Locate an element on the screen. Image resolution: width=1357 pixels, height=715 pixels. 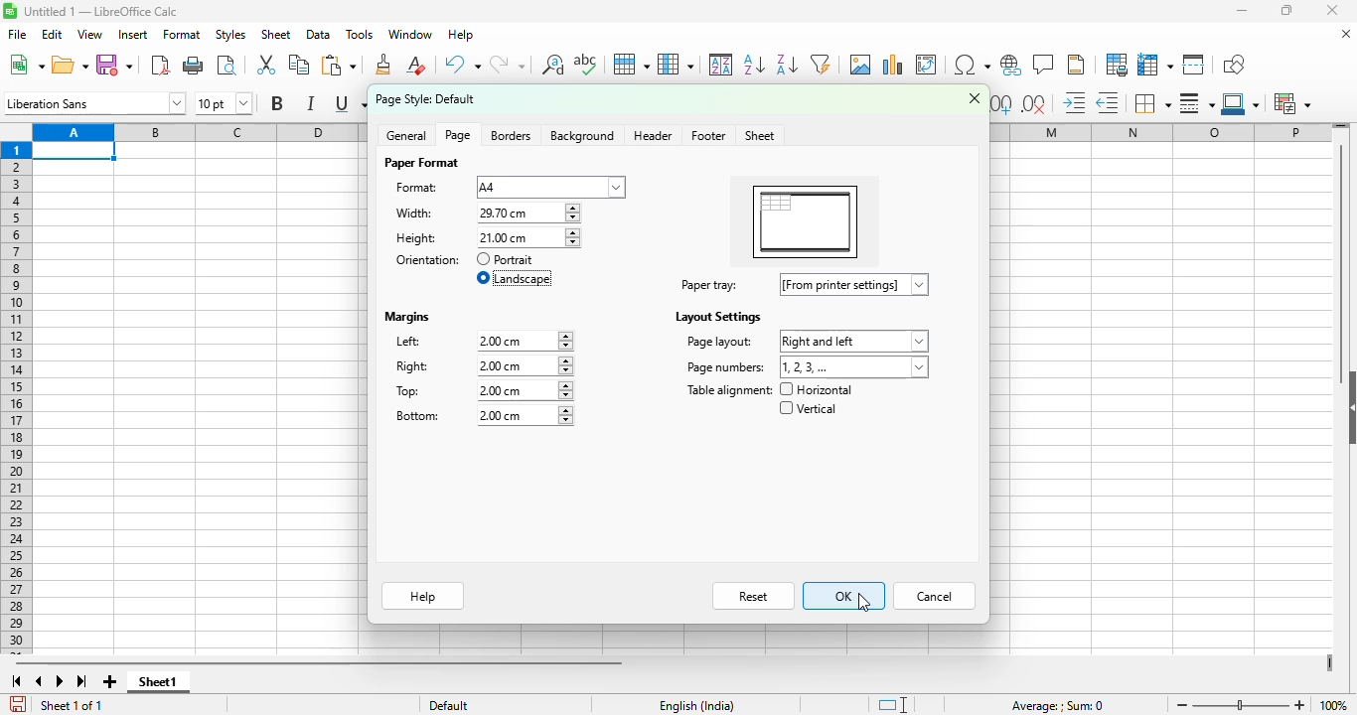
insert chart is located at coordinates (892, 65).